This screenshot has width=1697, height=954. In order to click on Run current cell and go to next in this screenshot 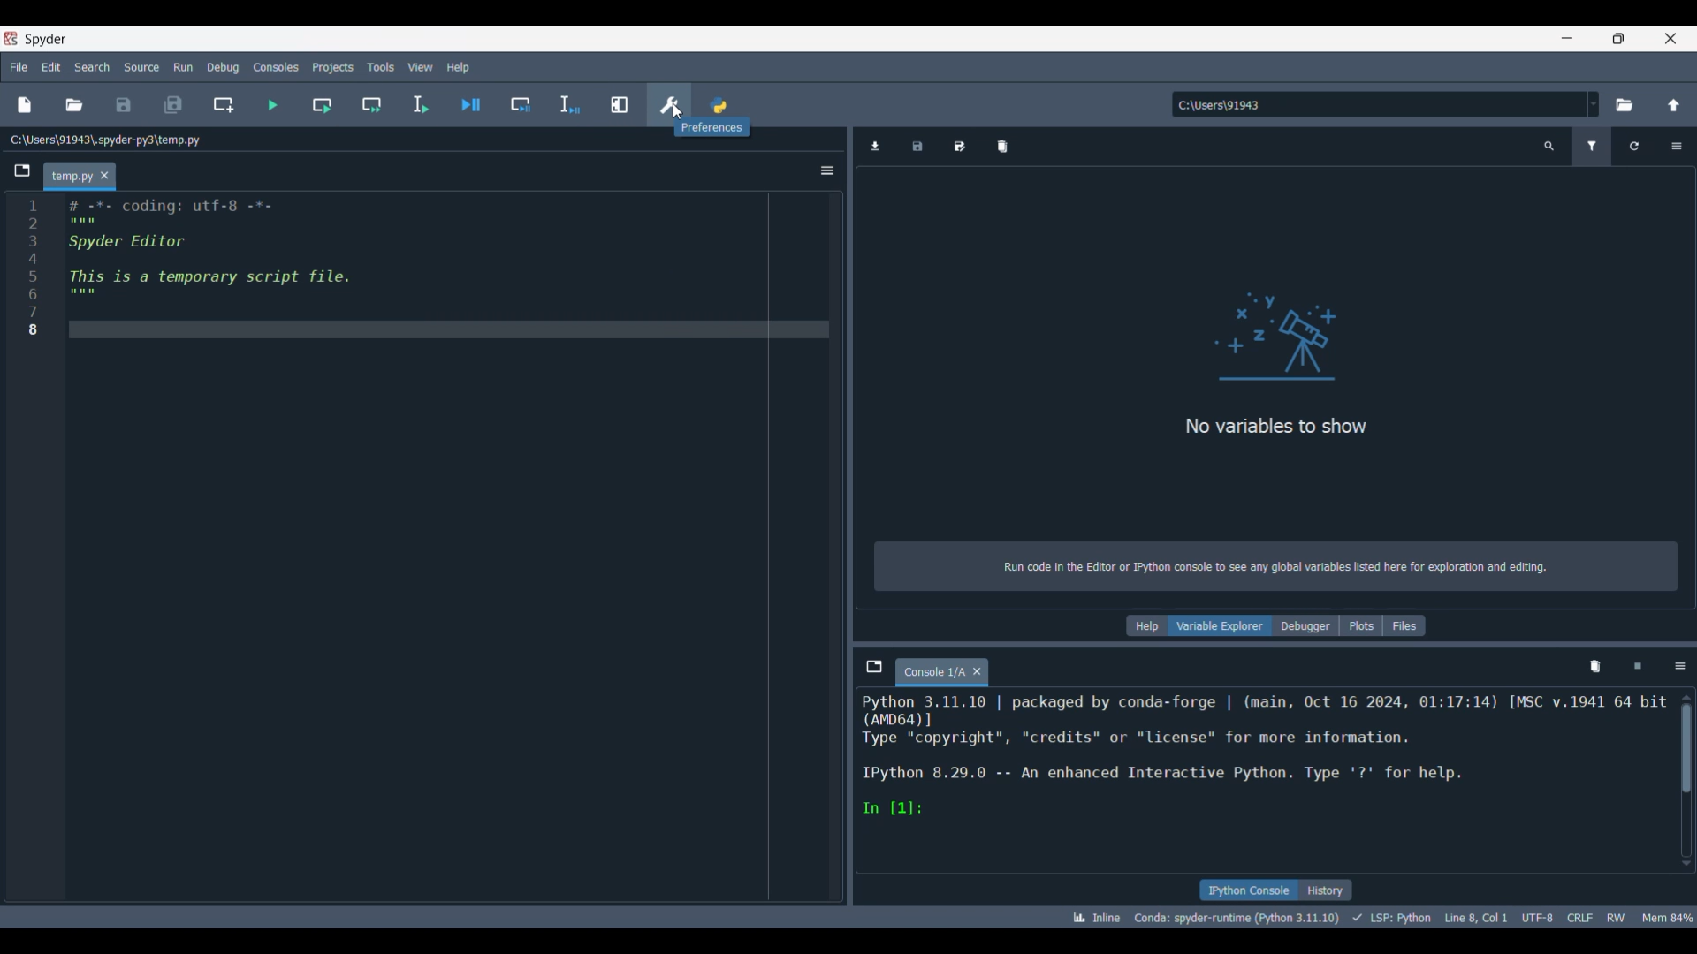, I will do `click(372, 105)`.